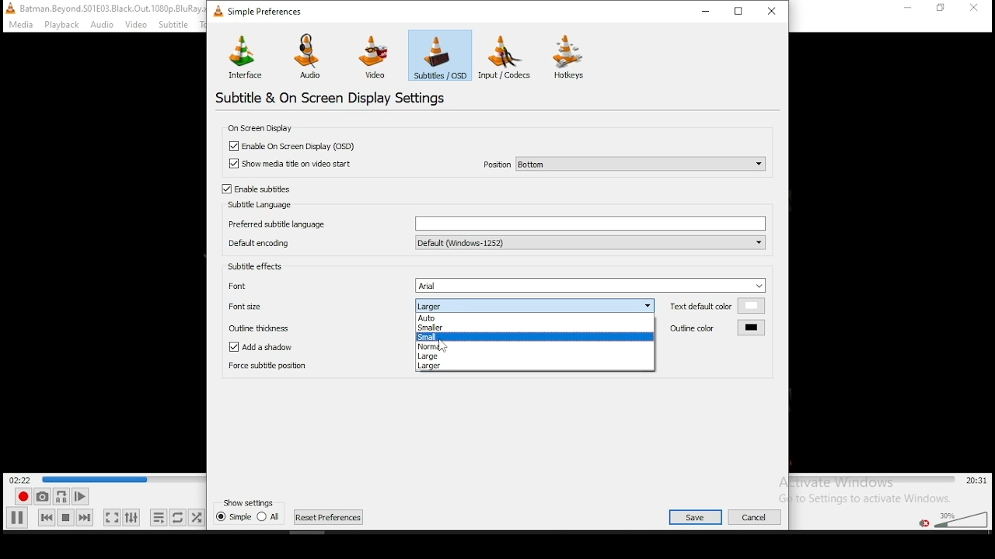 This screenshot has width=995, height=559. What do you see at coordinates (717, 305) in the screenshot?
I see `text default color` at bounding box center [717, 305].